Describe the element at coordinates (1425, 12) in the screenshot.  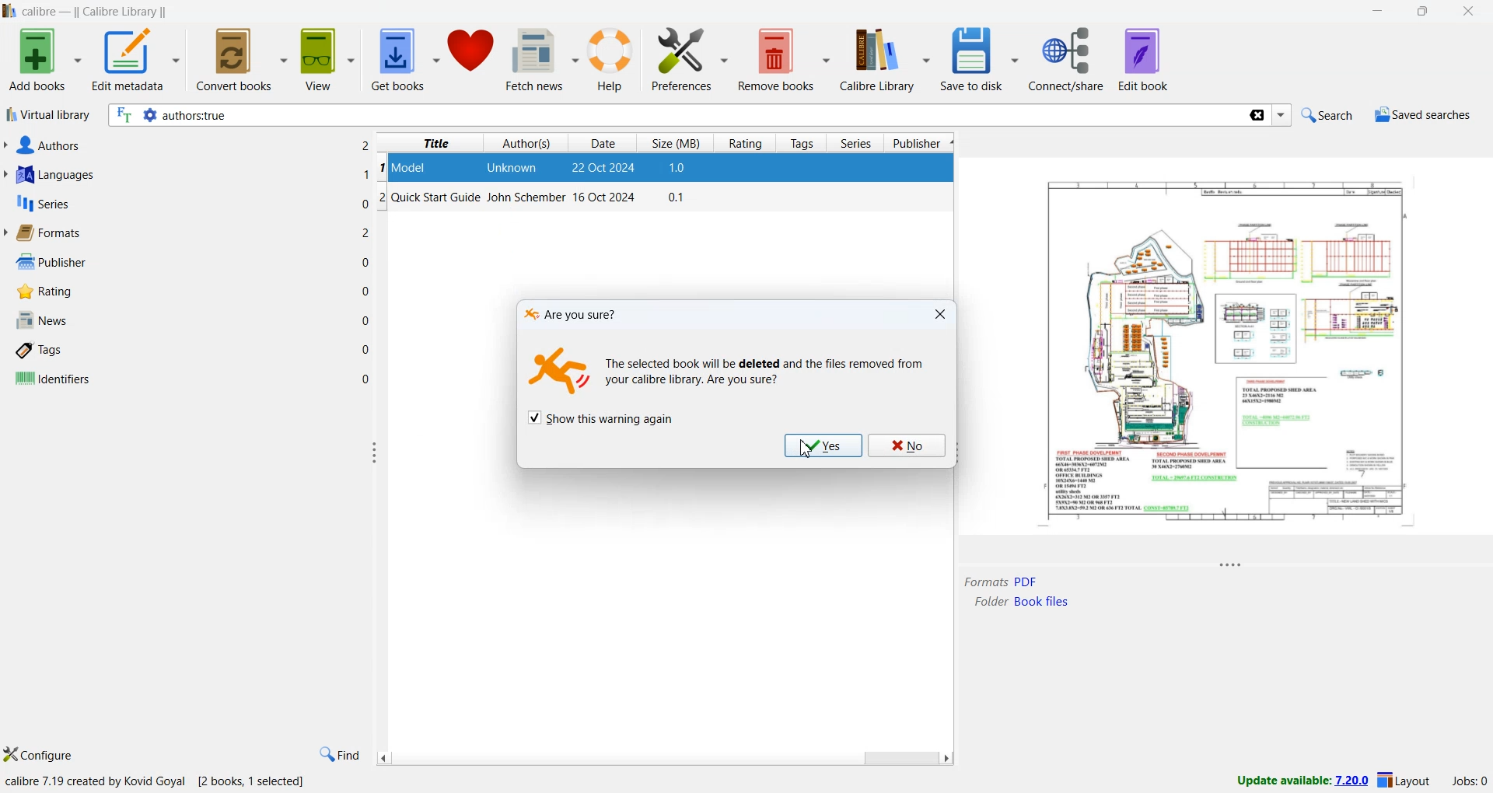
I see `maximize` at that location.